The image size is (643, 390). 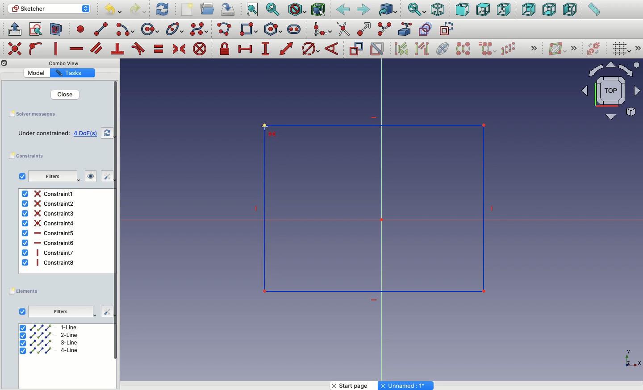 What do you see at coordinates (48, 252) in the screenshot?
I see `Constraint7` at bounding box center [48, 252].